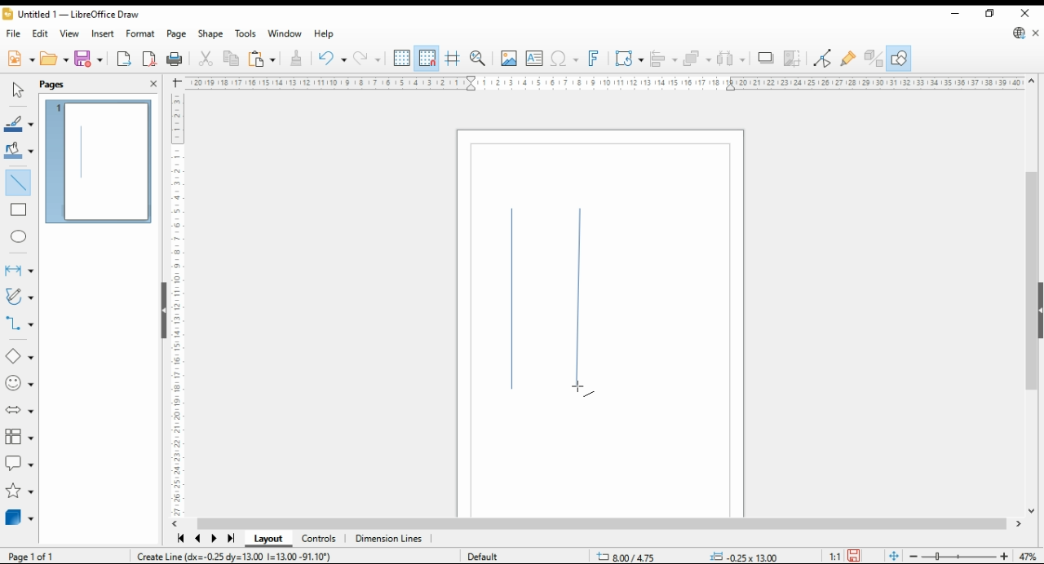  What do you see at coordinates (369, 59) in the screenshot?
I see `undo` at bounding box center [369, 59].